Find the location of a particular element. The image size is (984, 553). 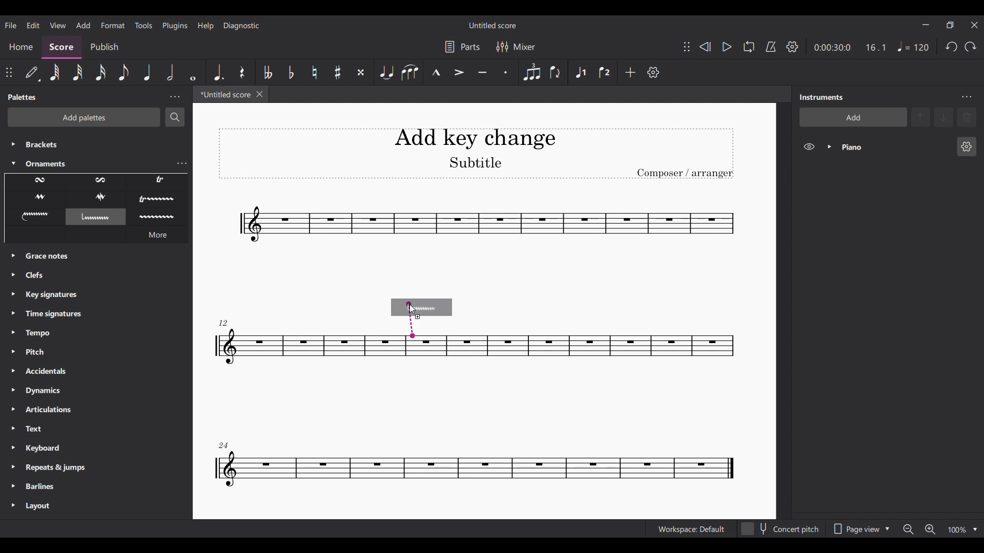

Minimize is located at coordinates (926, 25).